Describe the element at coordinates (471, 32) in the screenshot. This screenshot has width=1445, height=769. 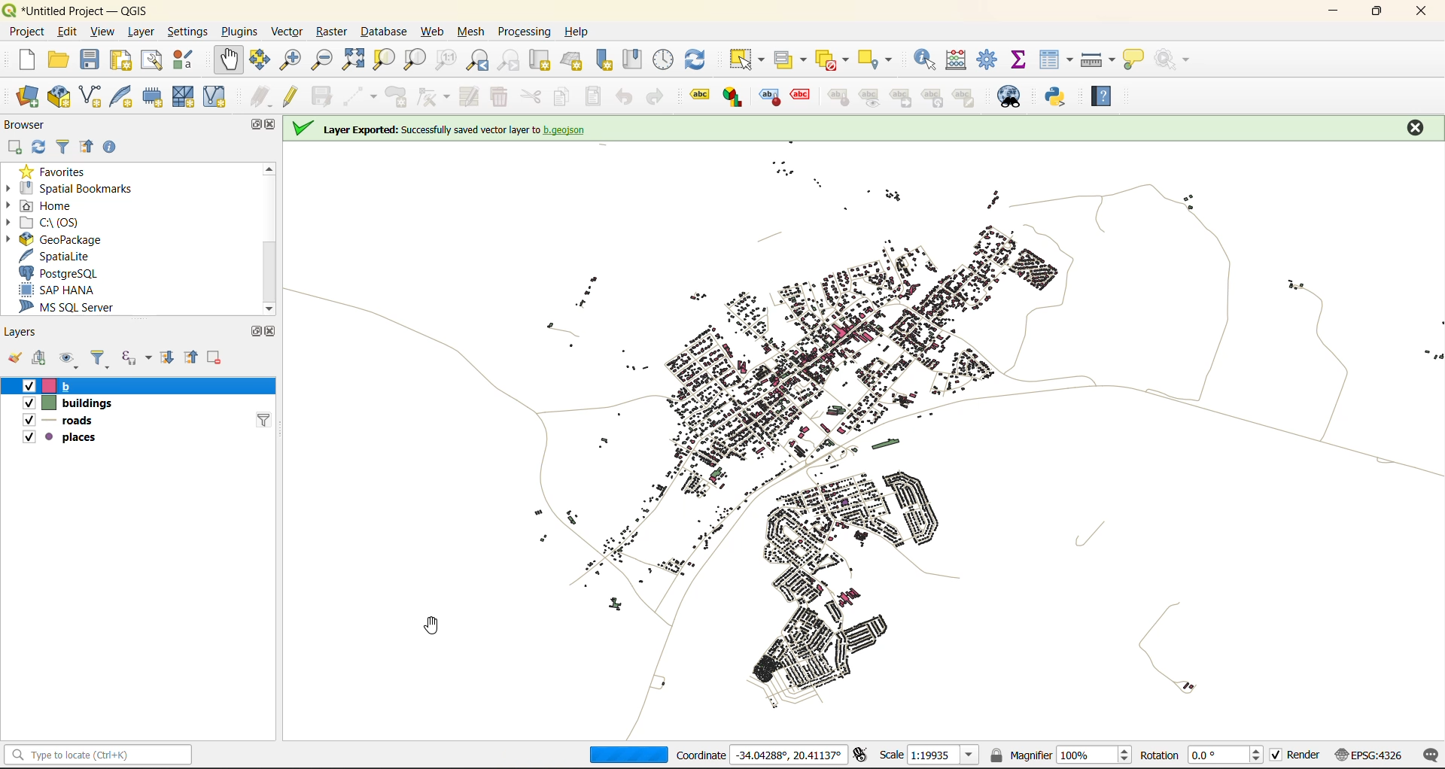
I see `mesh` at that location.